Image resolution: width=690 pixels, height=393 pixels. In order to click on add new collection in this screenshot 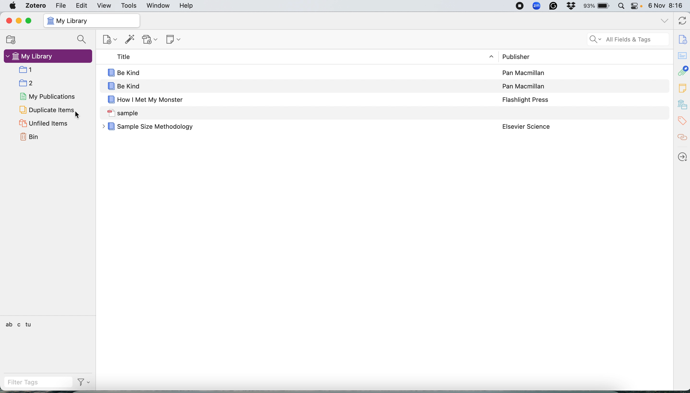, I will do `click(11, 40)`.